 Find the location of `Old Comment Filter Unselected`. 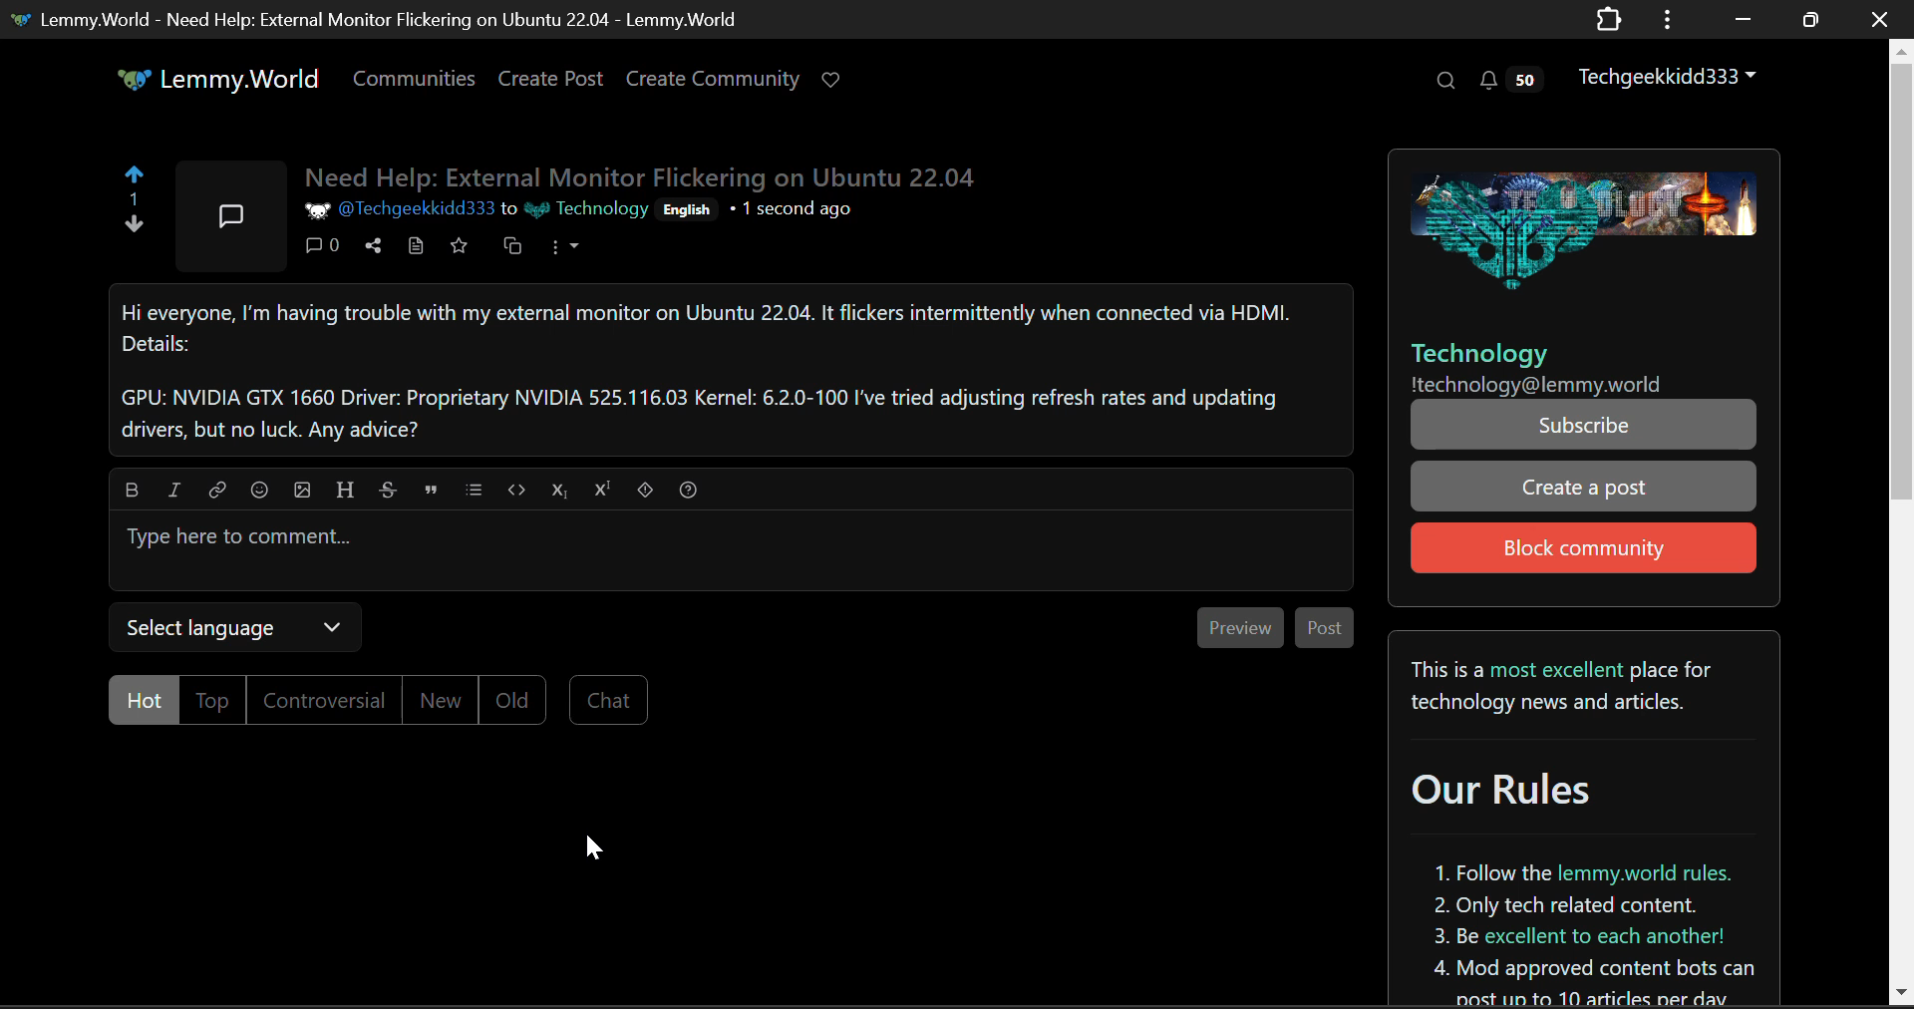

Old Comment Filter Unselected is located at coordinates (509, 698).